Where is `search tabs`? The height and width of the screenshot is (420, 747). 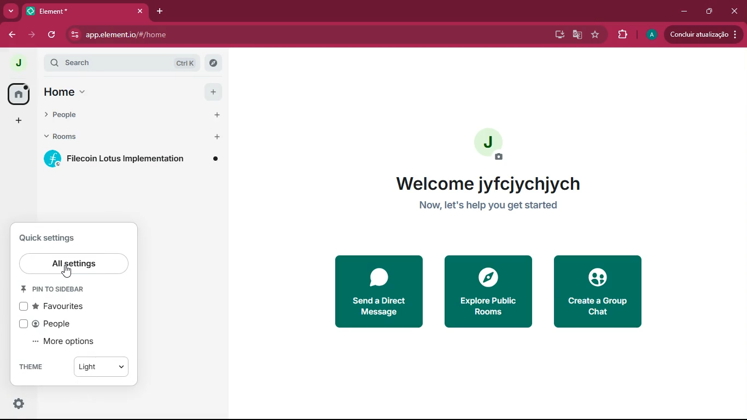
search tabs is located at coordinates (11, 12).